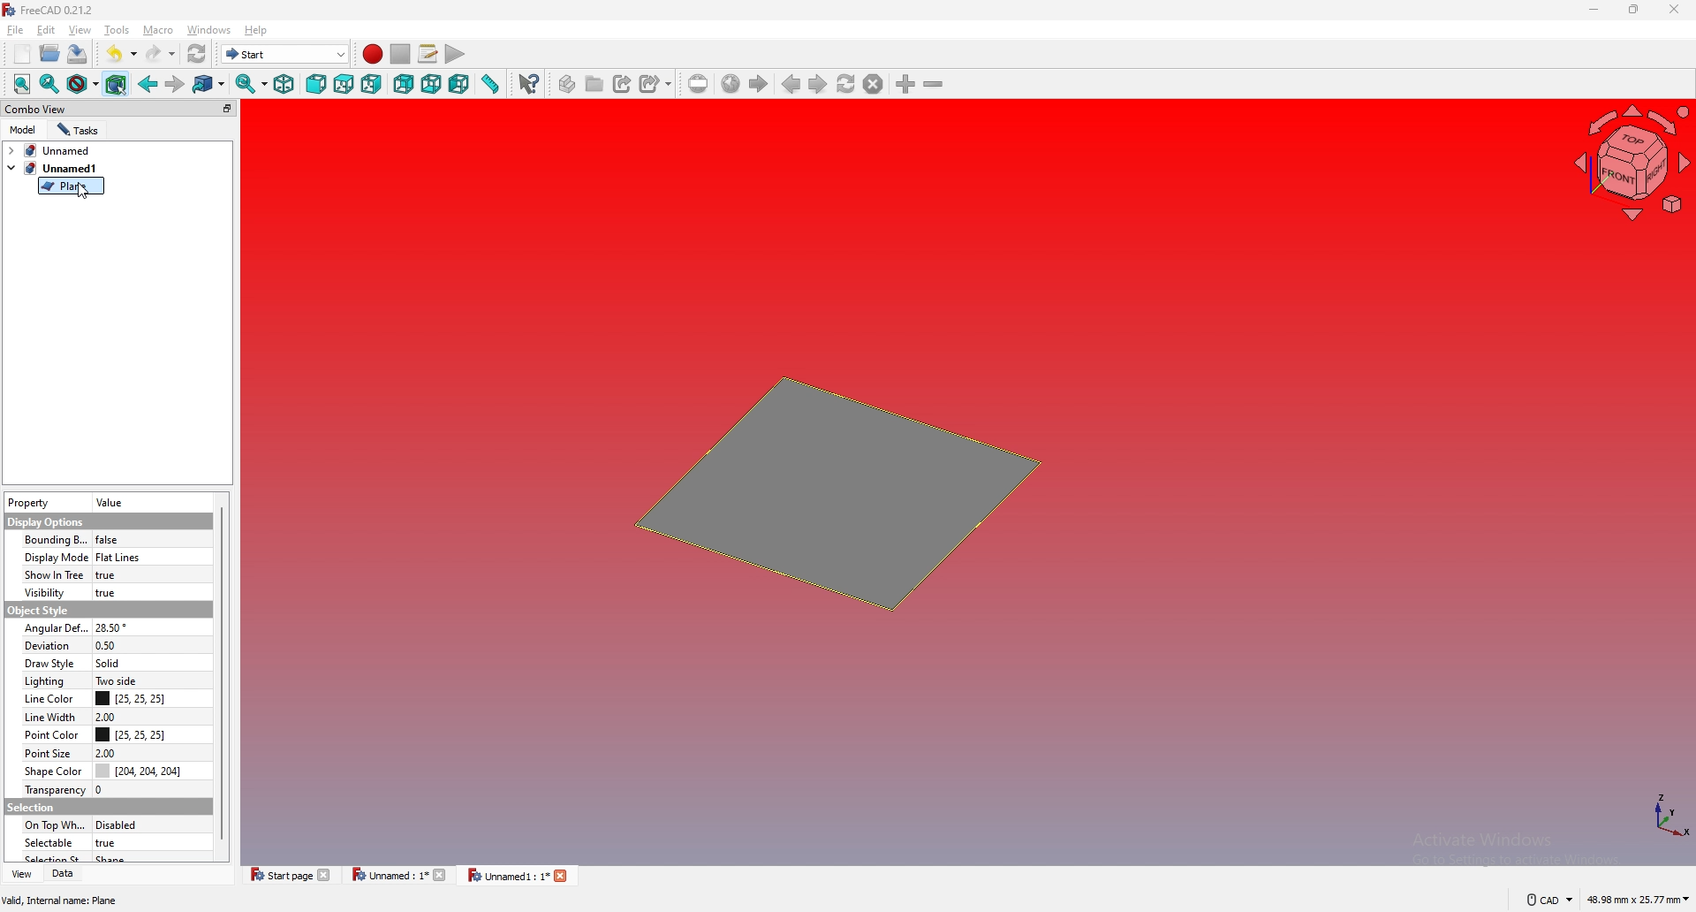  I want to click on view, so click(20, 874).